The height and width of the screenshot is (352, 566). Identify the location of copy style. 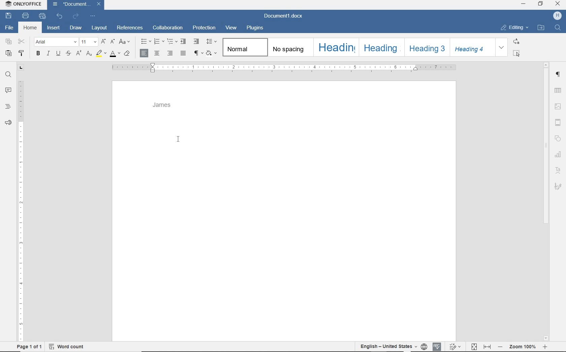
(22, 53).